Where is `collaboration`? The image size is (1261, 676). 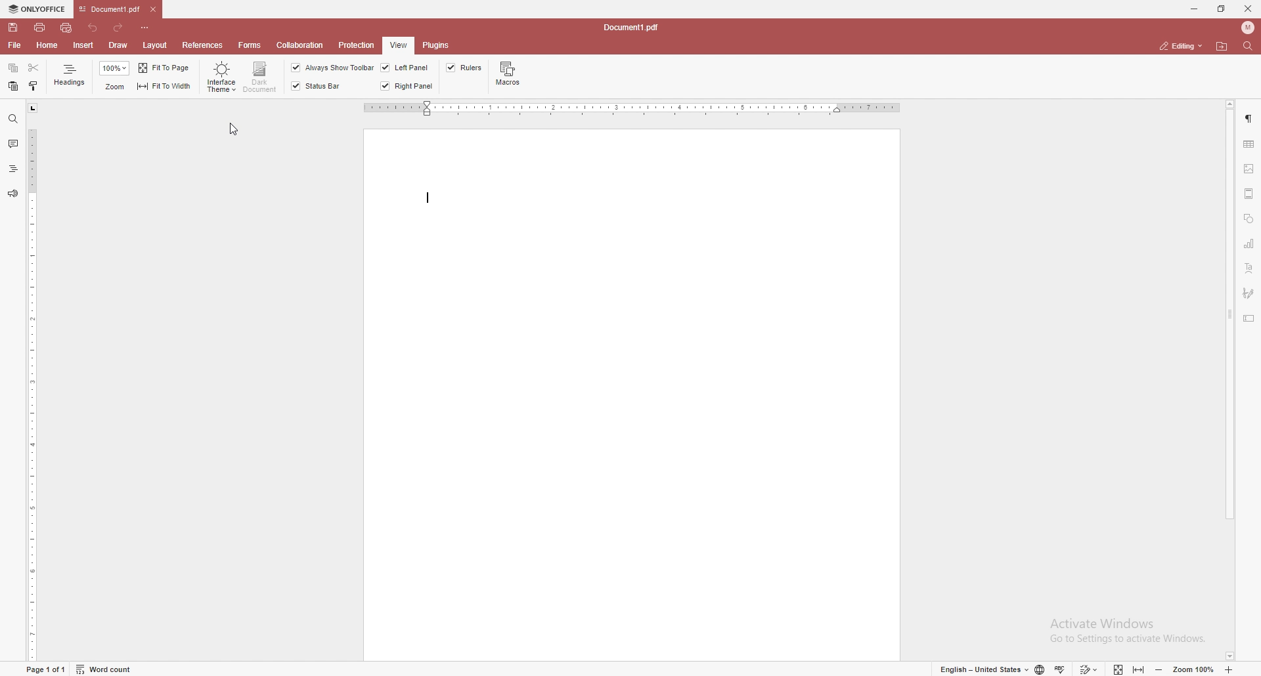
collaboration is located at coordinates (300, 45).